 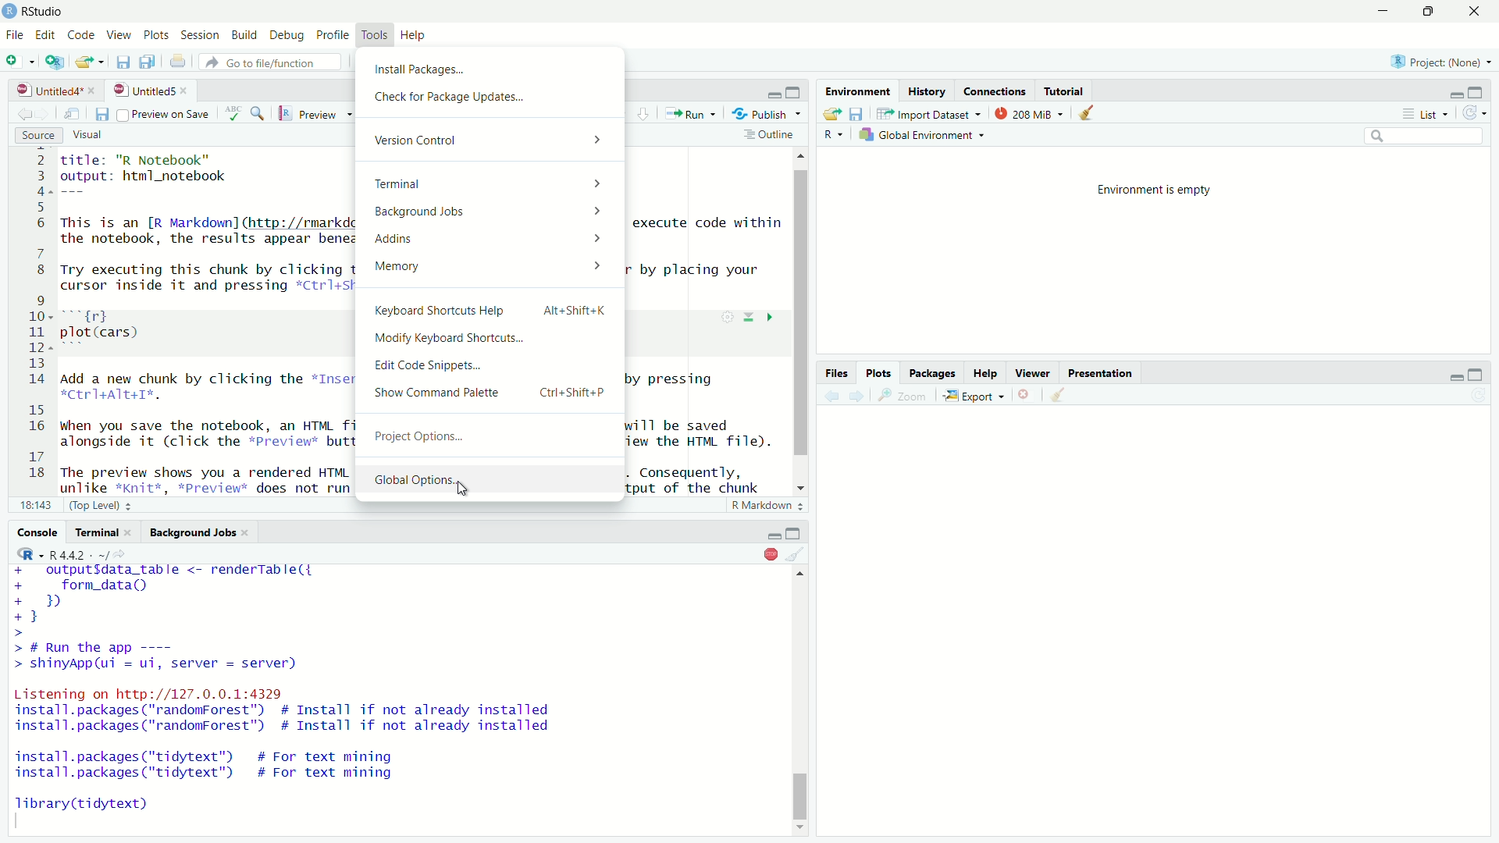 I want to click on View, so click(x=117, y=36).